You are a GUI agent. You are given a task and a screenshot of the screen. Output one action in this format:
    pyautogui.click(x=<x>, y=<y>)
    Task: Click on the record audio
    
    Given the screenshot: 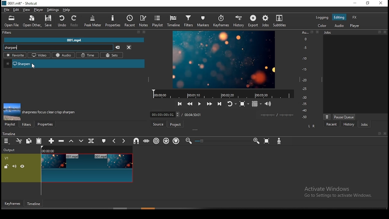 What is the action you would take?
    pyautogui.click(x=279, y=141)
    